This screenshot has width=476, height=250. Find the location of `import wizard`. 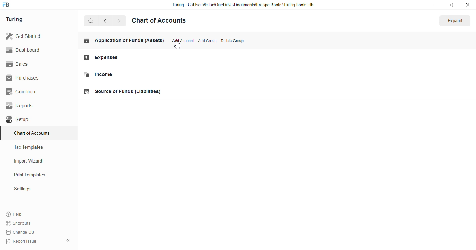

import wizard is located at coordinates (29, 161).